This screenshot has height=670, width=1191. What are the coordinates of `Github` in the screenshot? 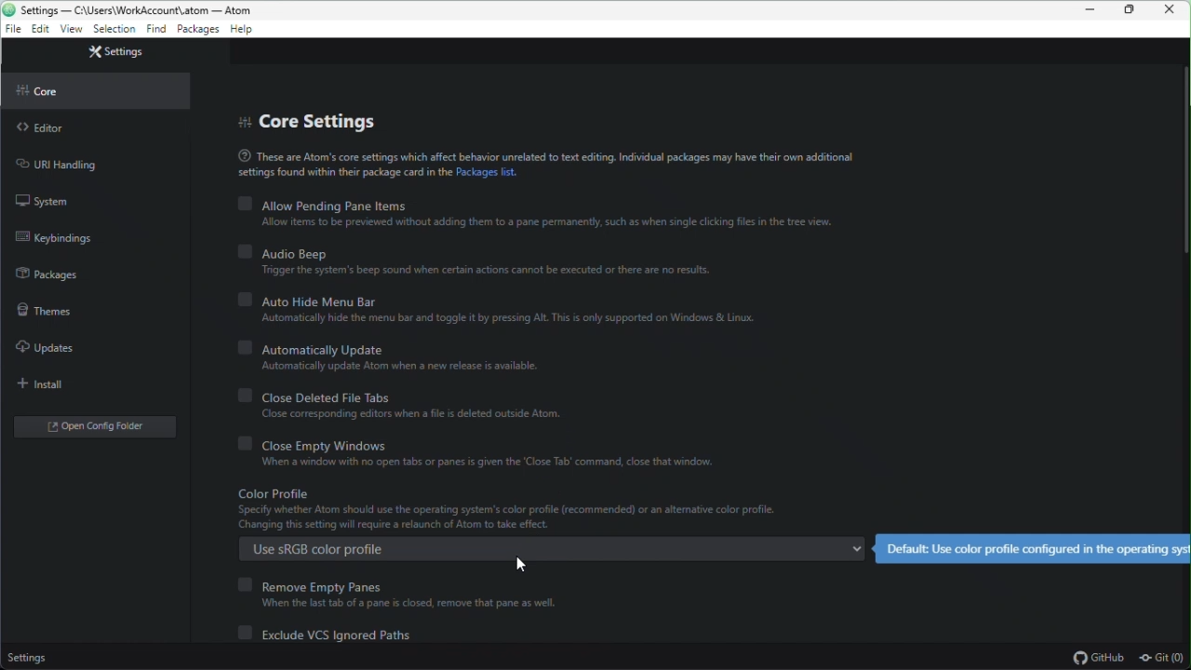 It's located at (1097, 658).